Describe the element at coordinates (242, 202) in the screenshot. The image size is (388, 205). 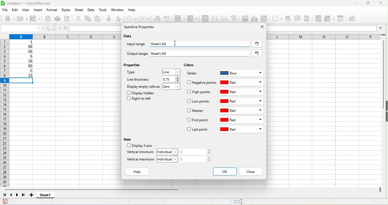
I see `standard selection` at that location.